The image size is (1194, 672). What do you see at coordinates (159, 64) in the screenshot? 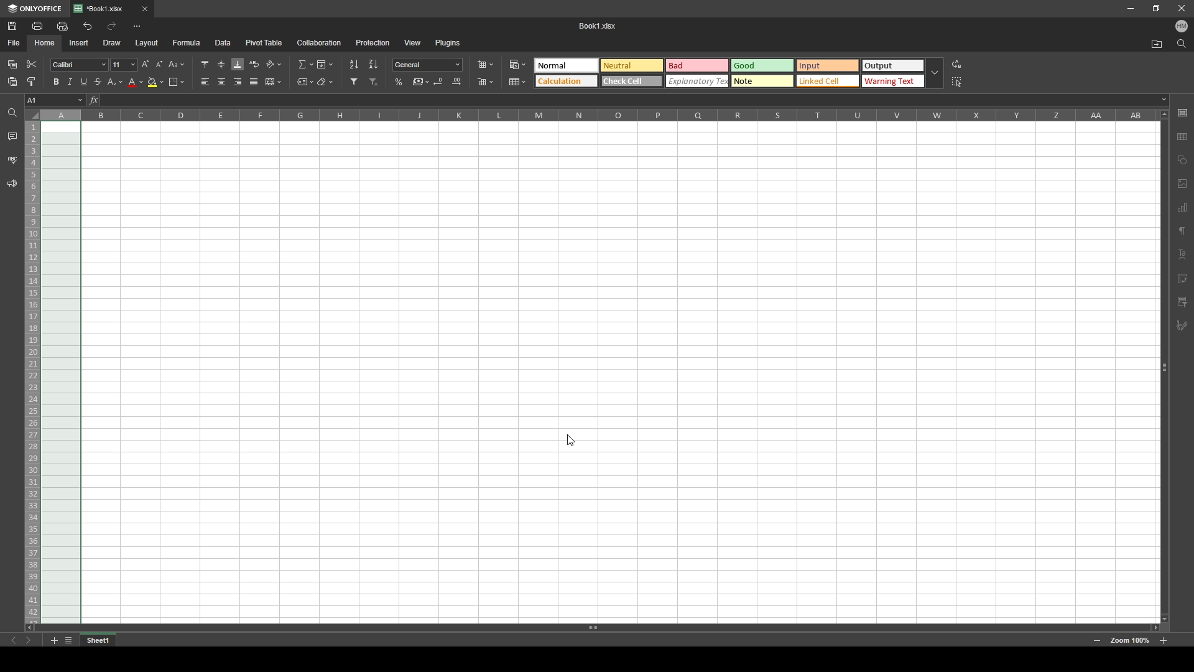
I see `decrement font size` at bounding box center [159, 64].